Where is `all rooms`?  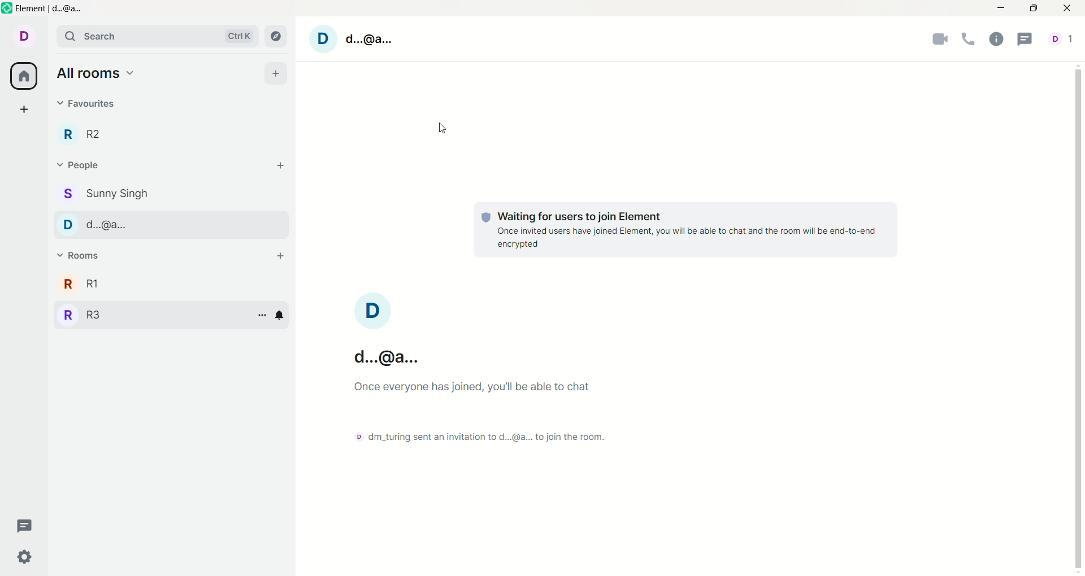 all rooms is located at coordinates (23, 77).